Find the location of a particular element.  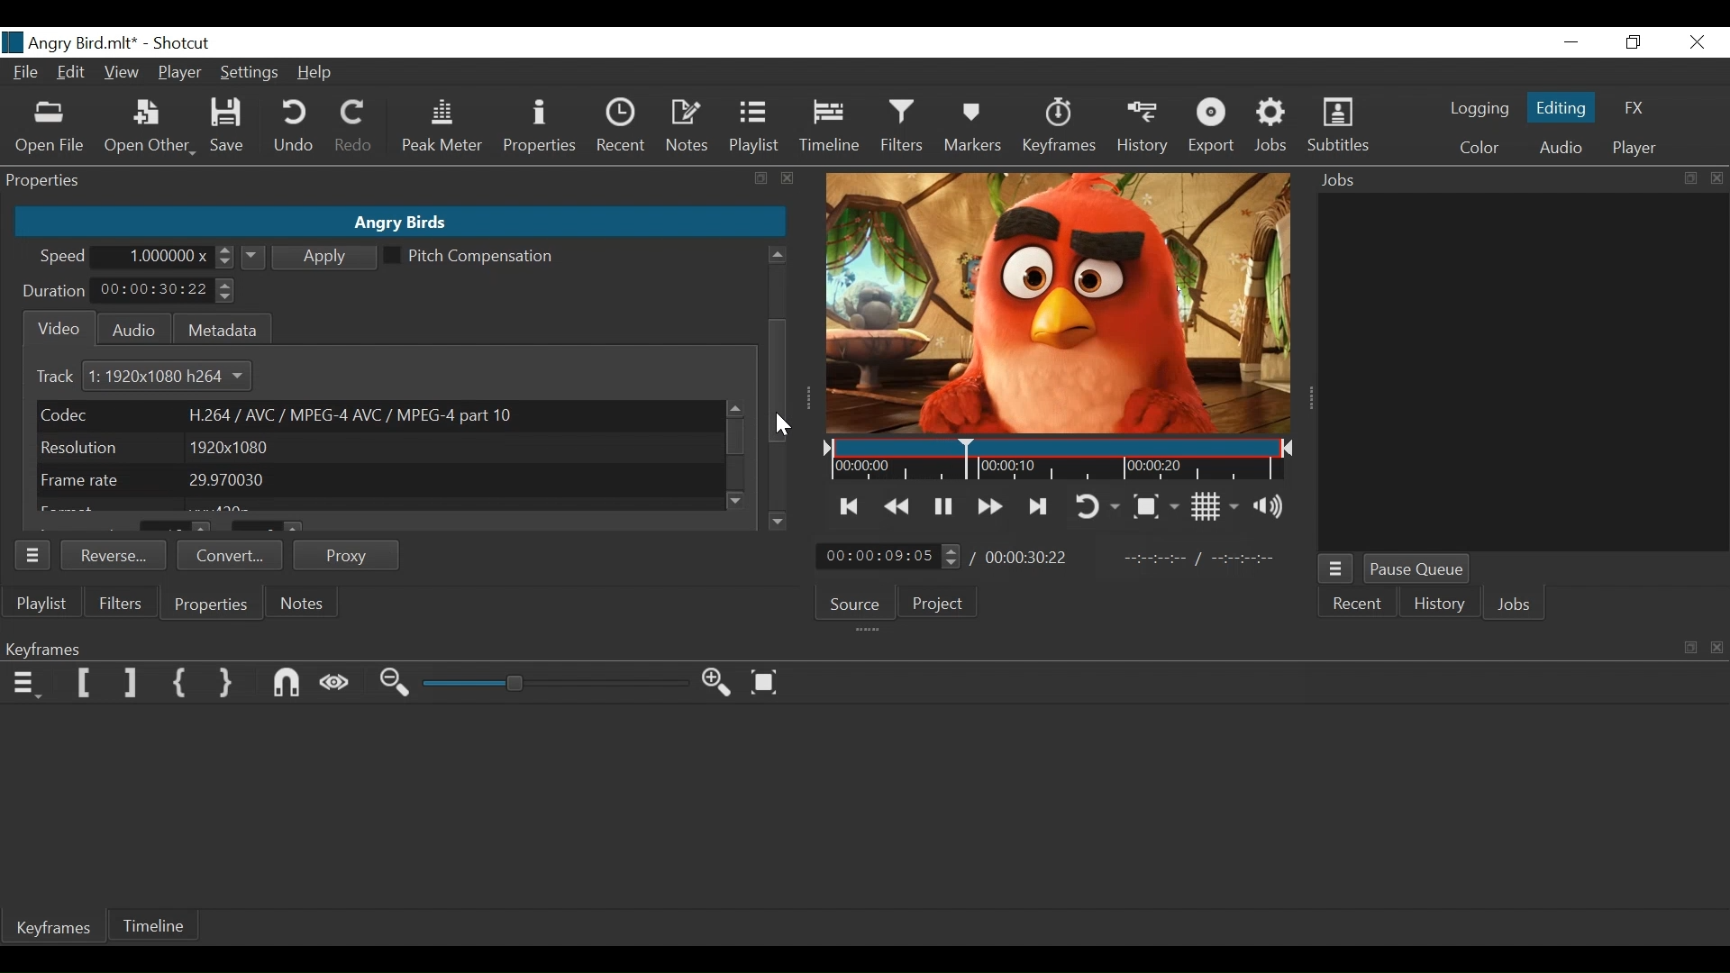

Peak Meter is located at coordinates (441, 129).